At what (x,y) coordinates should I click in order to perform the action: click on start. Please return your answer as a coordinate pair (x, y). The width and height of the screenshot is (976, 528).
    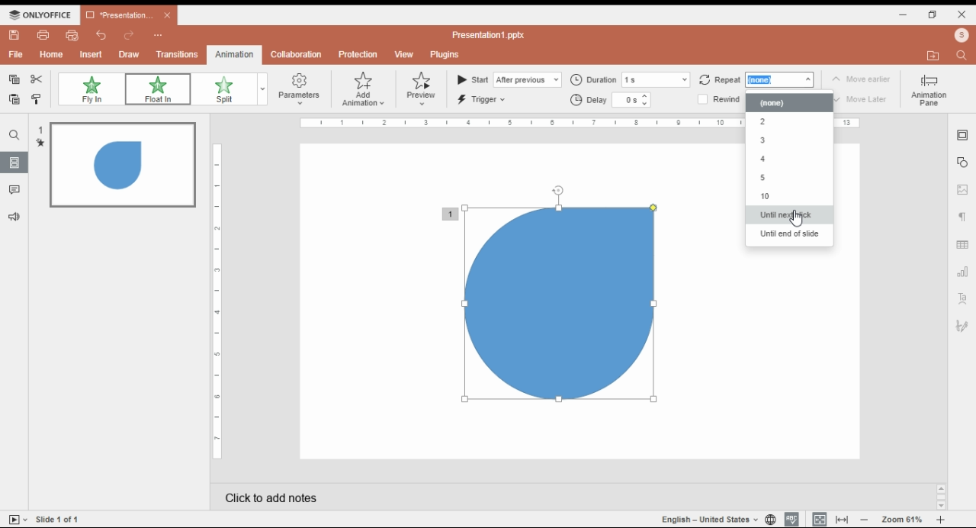
    Looking at the image, I should click on (509, 79).